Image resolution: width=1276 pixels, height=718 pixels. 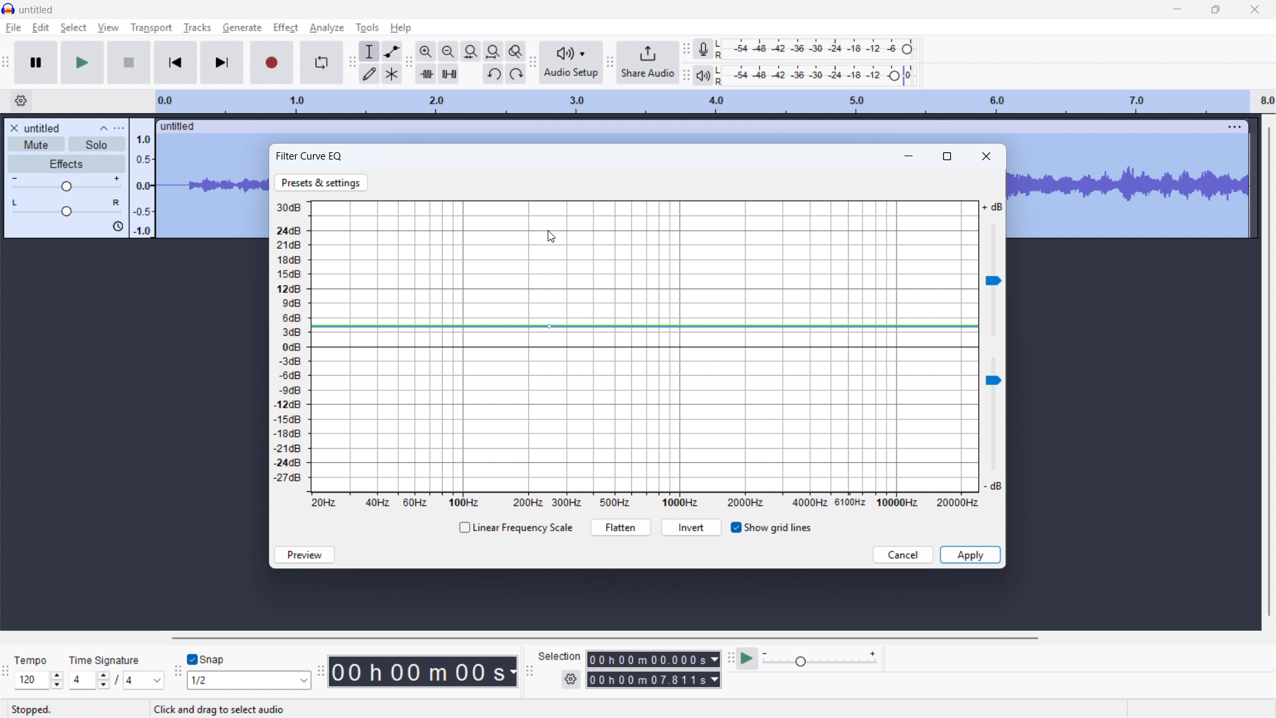 I want to click on Invert , so click(x=694, y=527).